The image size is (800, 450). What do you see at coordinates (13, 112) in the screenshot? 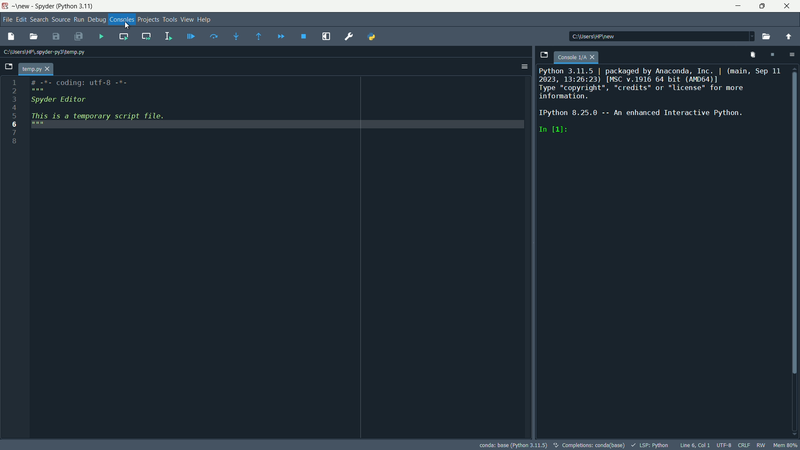
I see `12345678` at bounding box center [13, 112].